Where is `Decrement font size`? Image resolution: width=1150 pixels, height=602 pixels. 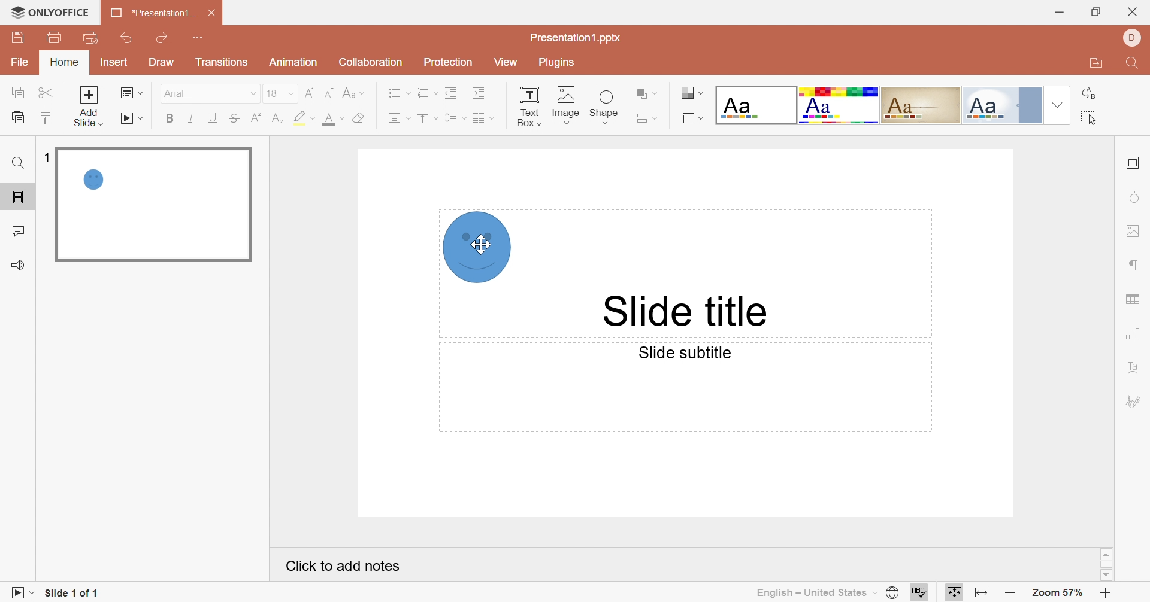
Decrement font size is located at coordinates (328, 90).